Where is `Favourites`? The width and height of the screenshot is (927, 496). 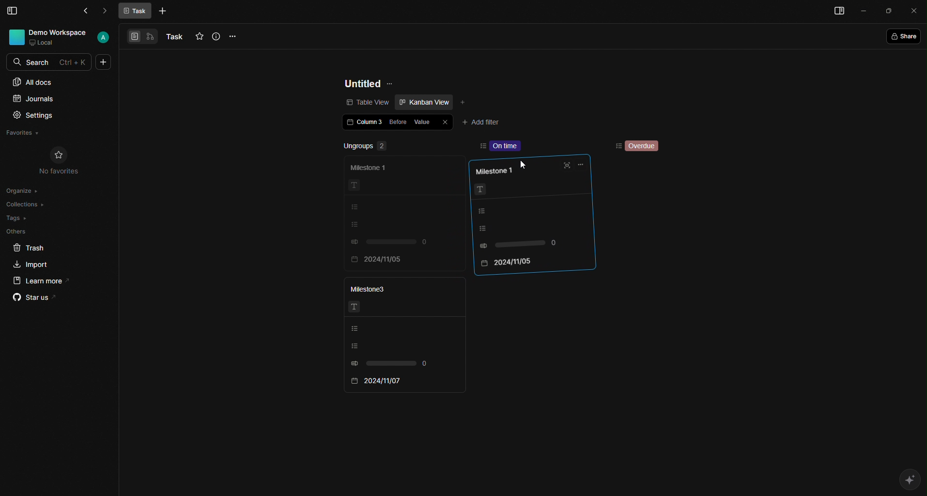 Favourites is located at coordinates (199, 36).